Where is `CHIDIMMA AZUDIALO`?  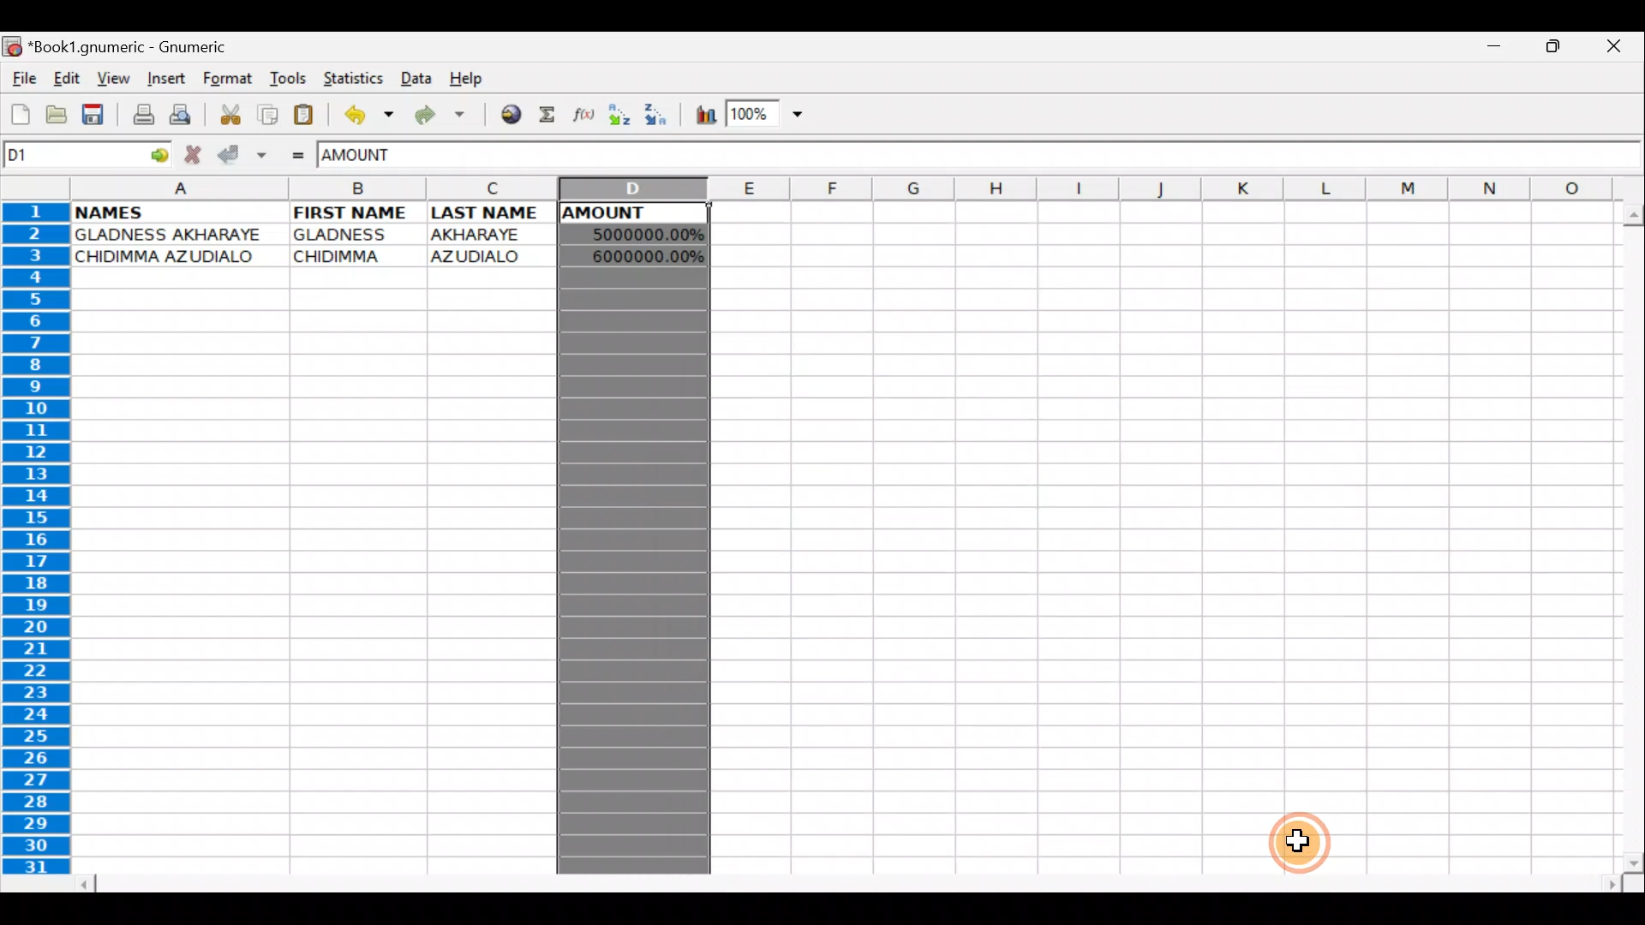
CHIDIMMA AZUDIALO is located at coordinates (176, 258).